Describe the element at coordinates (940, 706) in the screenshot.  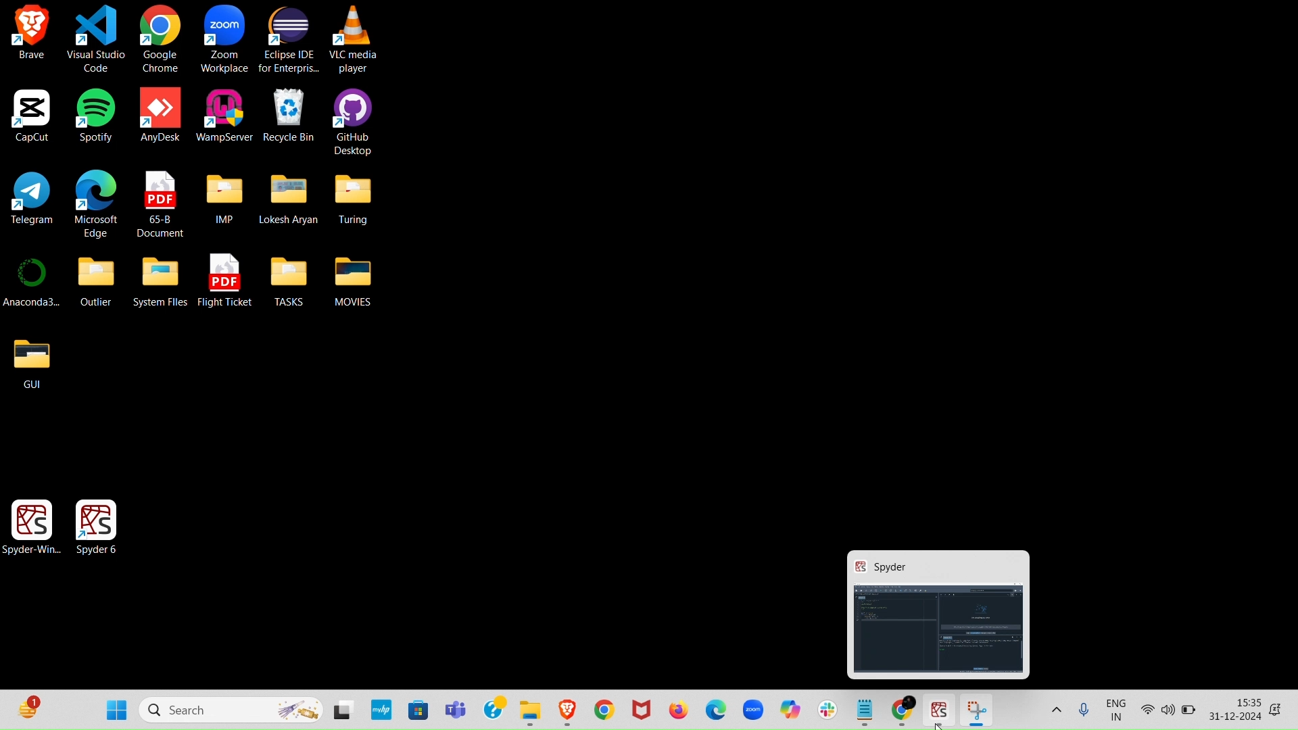
I see `Spyder IDE` at that location.